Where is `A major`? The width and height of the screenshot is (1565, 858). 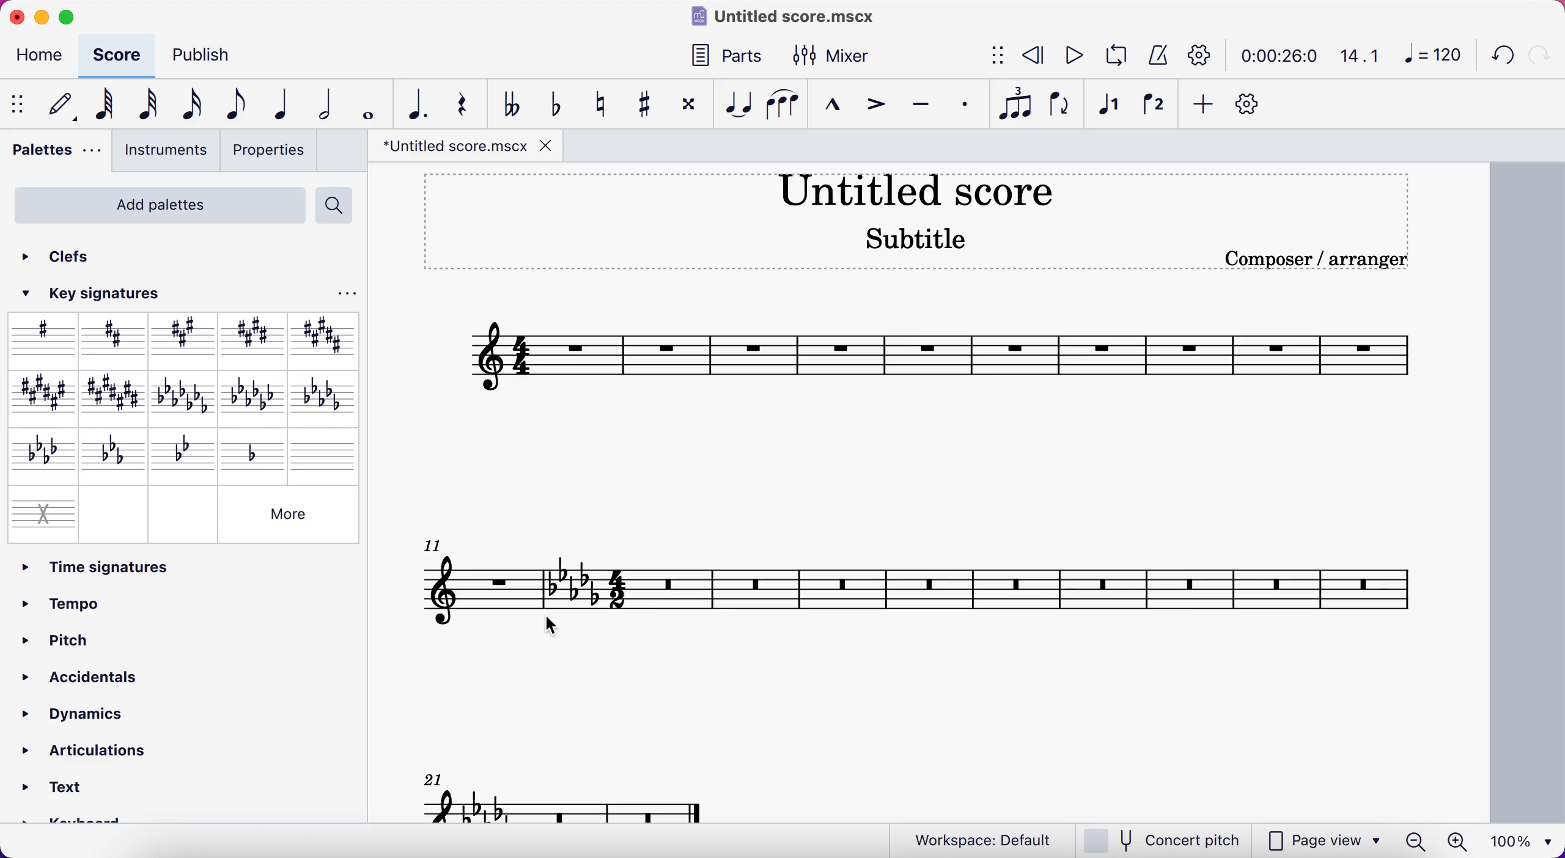
A major is located at coordinates (184, 339).